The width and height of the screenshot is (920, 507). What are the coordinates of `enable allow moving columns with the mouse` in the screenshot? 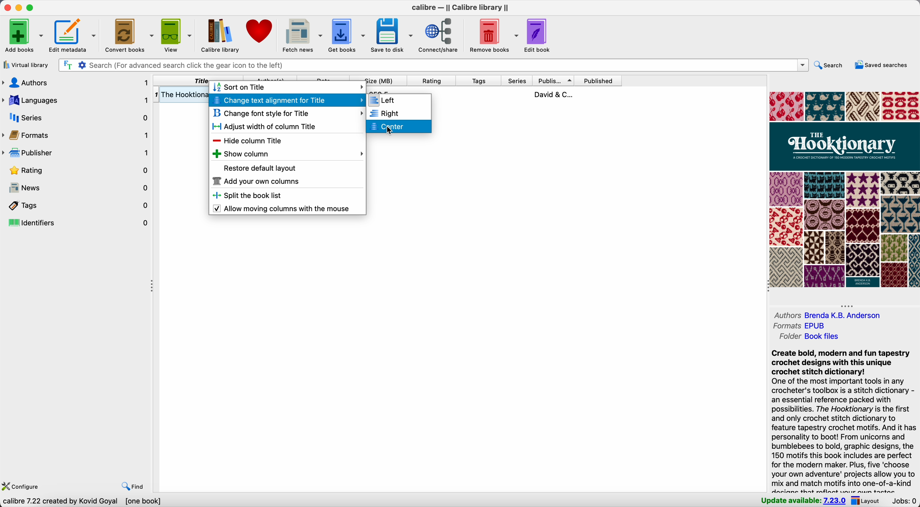 It's located at (282, 209).